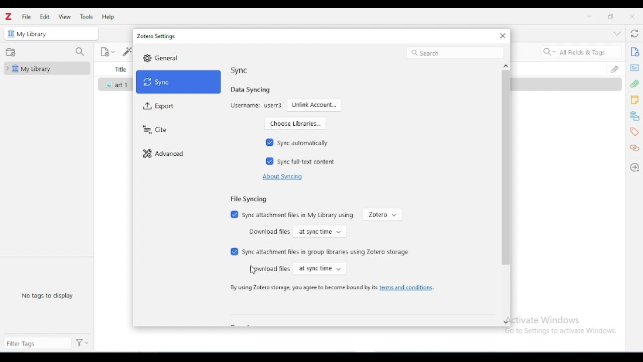 This screenshot has width=643, height=362. I want to click on related, so click(634, 148).